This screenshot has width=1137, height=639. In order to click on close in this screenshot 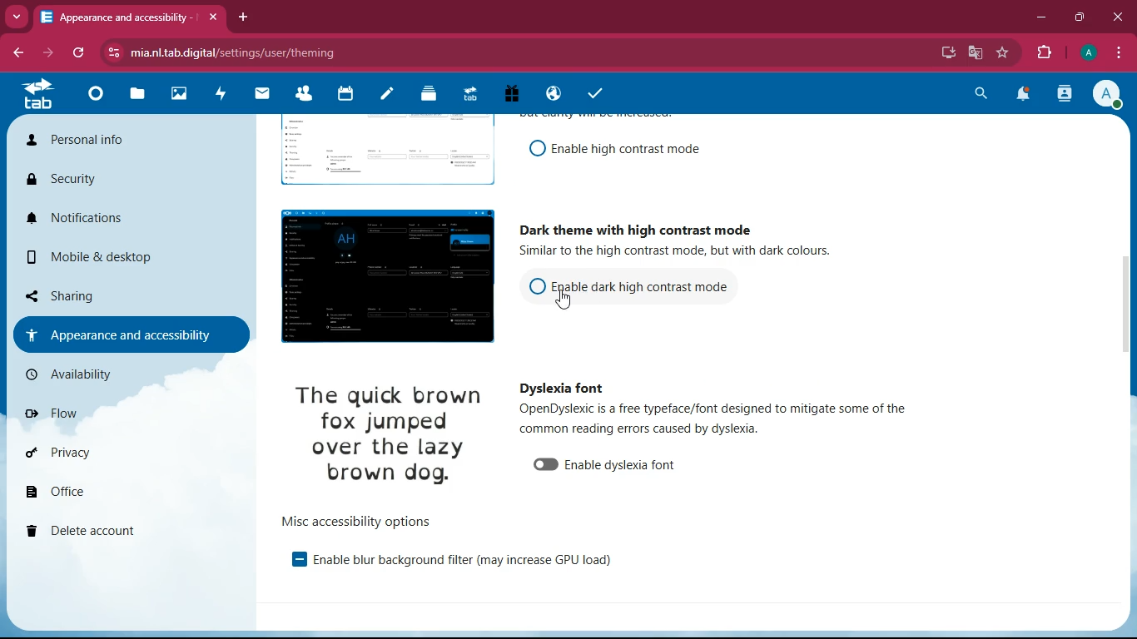, I will do `click(1117, 17)`.